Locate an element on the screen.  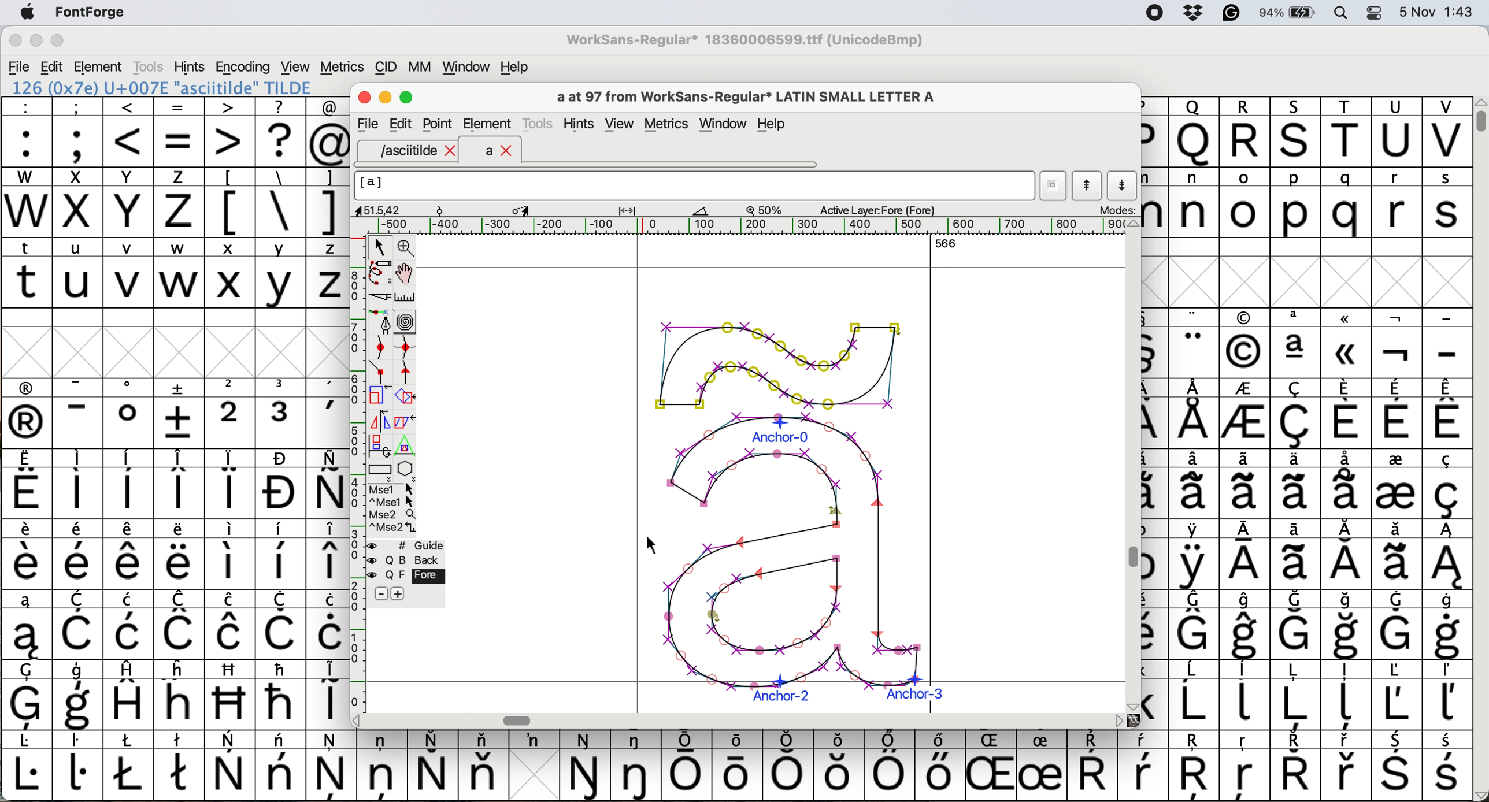
tools is located at coordinates (540, 122).